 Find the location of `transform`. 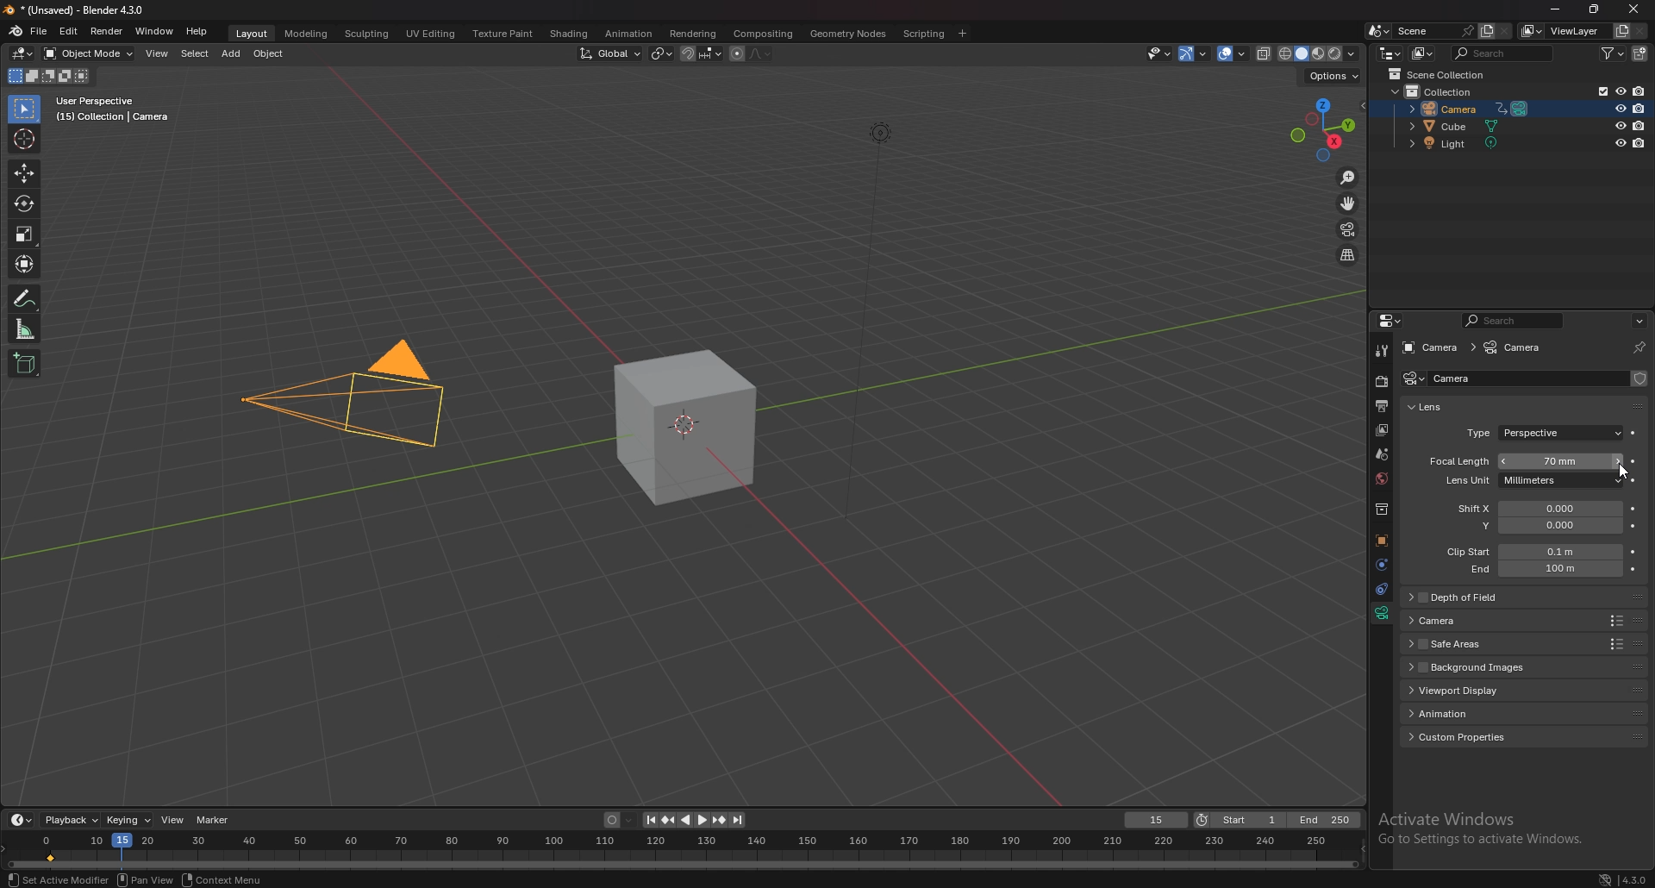

transform is located at coordinates (23, 262).